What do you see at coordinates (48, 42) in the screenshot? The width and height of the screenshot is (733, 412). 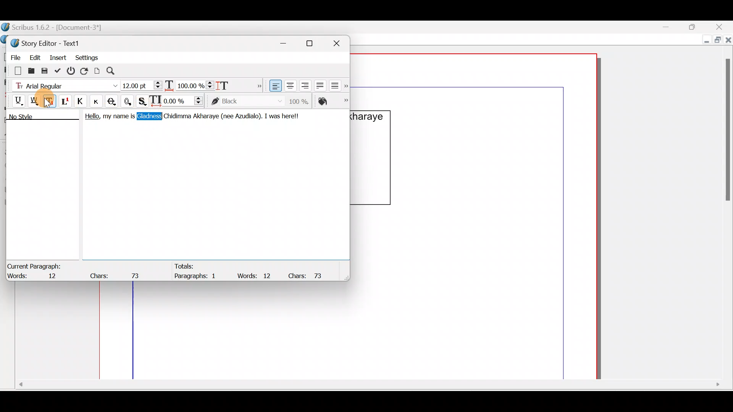 I see `Story Editor - Text1` at bounding box center [48, 42].